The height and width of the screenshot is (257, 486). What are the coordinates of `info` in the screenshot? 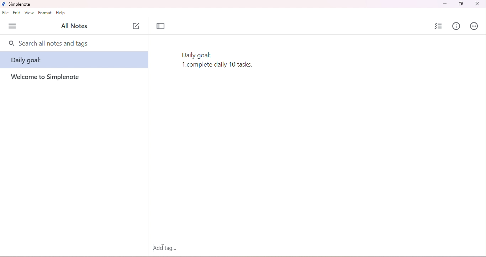 It's located at (456, 26).